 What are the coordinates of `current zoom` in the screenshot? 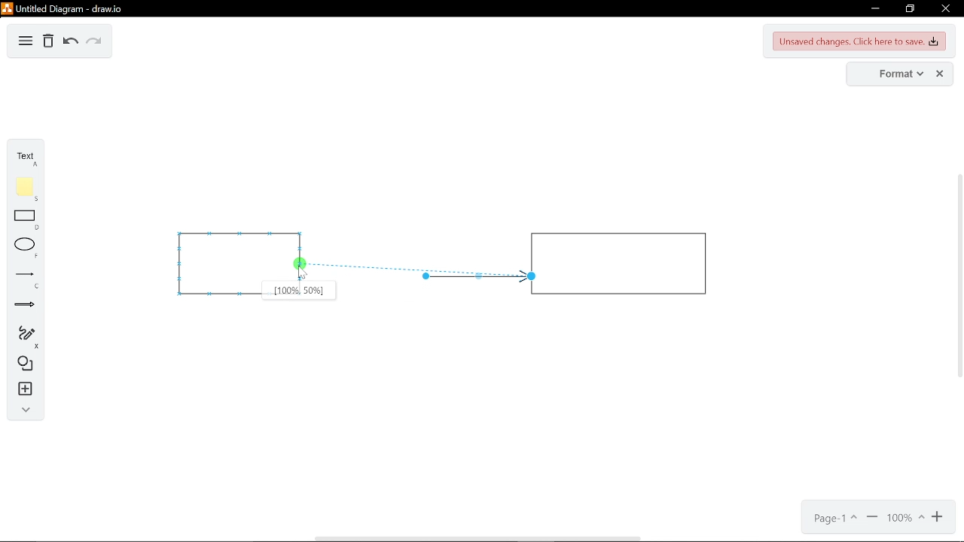 It's located at (905, 519).